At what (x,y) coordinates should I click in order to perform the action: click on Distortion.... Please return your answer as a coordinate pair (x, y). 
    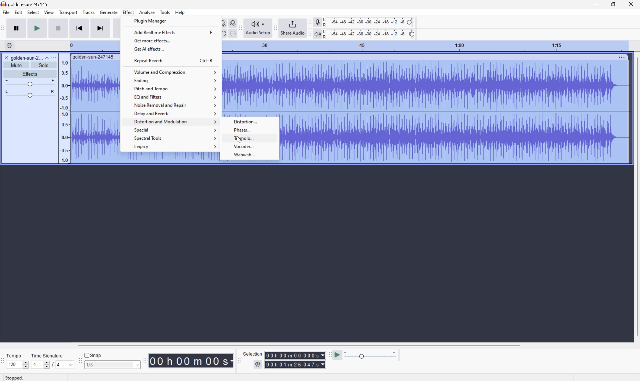
    Looking at the image, I should click on (252, 121).